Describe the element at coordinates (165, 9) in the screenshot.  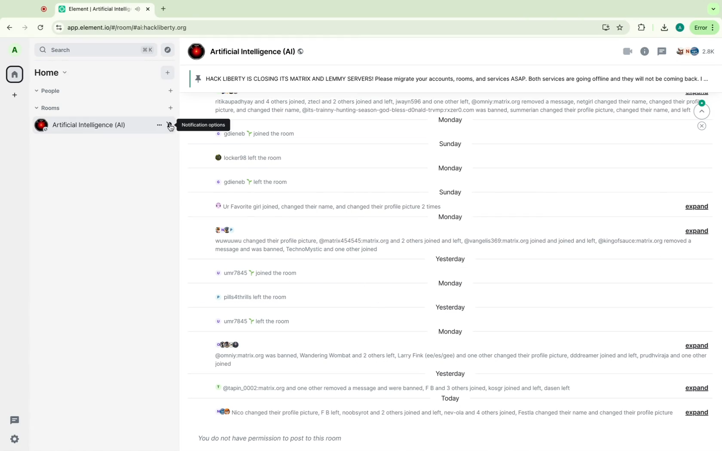
I see `new tab` at that location.